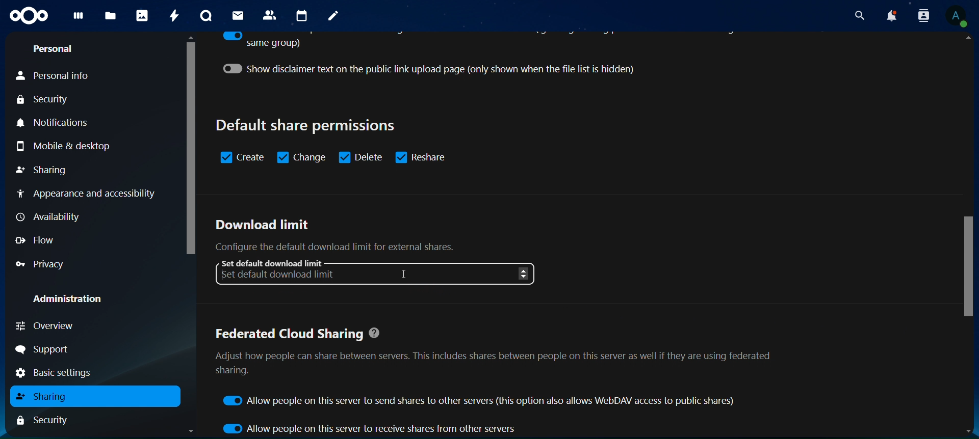  What do you see at coordinates (495, 355) in the screenshot?
I see `federated cloud sharing` at bounding box center [495, 355].